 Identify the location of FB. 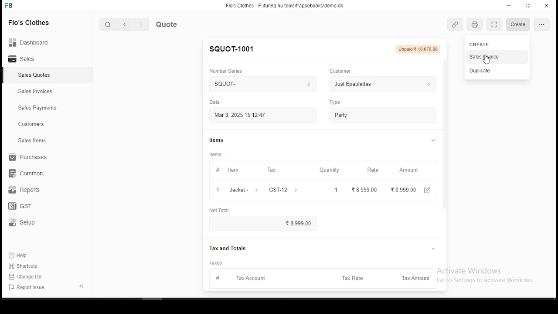
(15, 5).